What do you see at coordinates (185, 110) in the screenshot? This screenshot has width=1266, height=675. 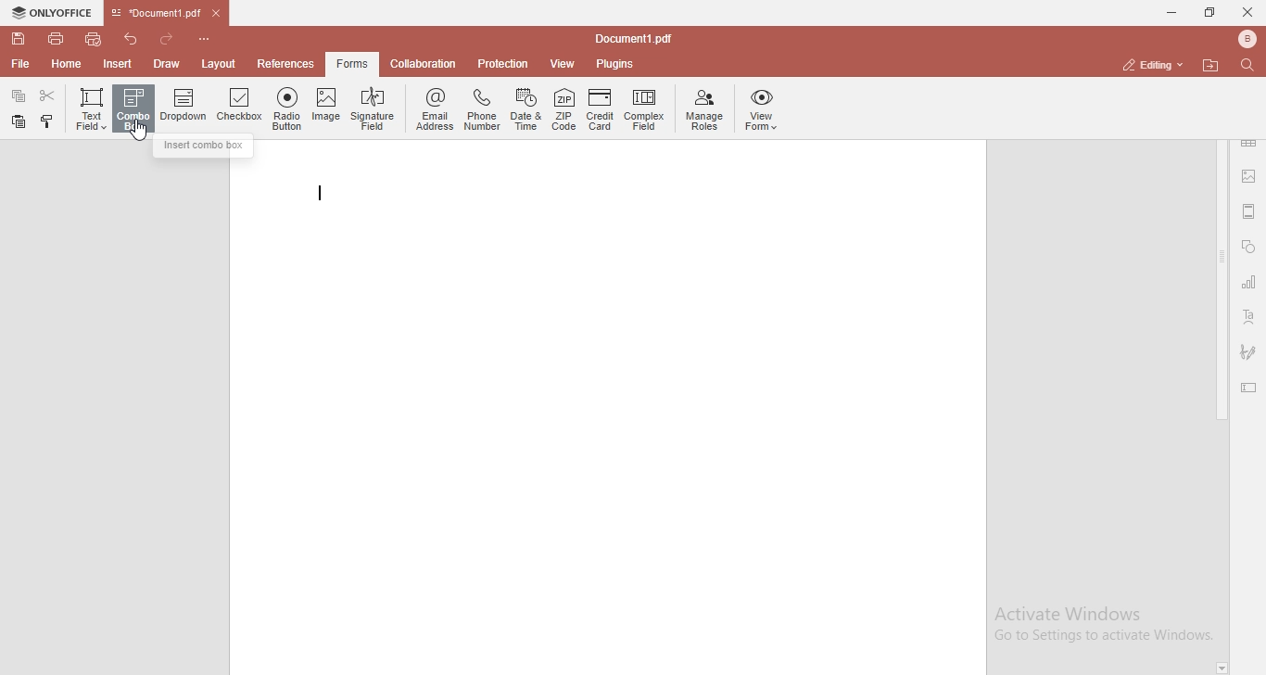 I see `dropdown` at bounding box center [185, 110].